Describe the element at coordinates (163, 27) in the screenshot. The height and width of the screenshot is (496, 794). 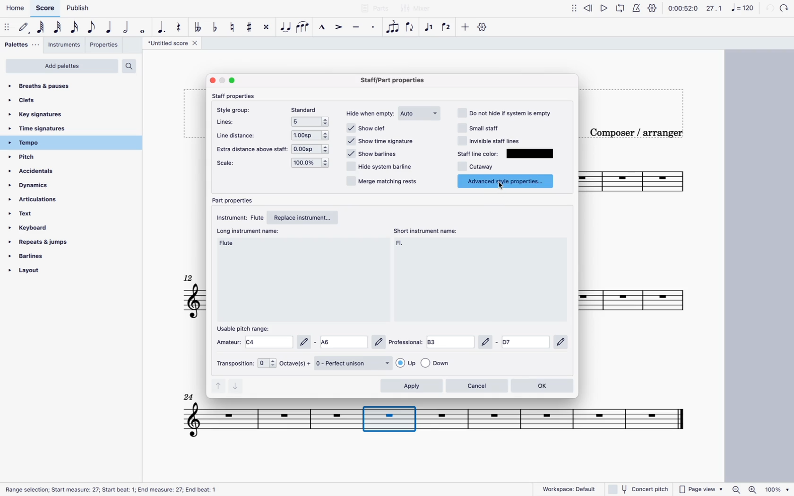
I see `augmentative dot` at that location.